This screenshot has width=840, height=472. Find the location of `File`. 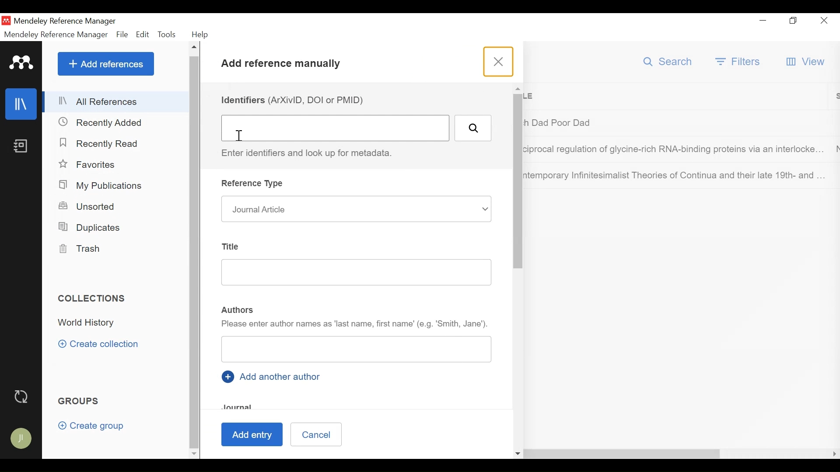

File is located at coordinates (122, 34).